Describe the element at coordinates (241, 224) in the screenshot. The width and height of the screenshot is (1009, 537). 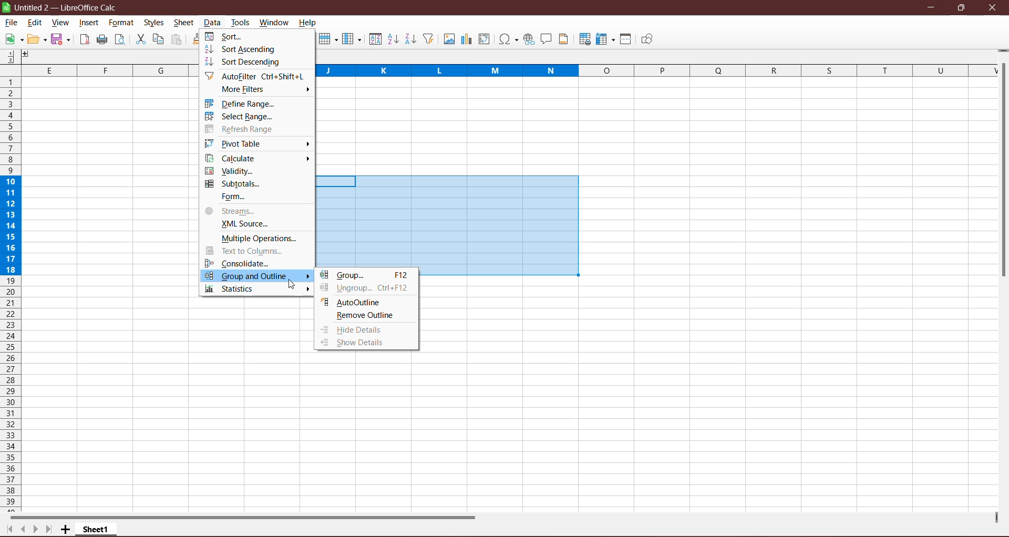
I see `XML Source` at that location.